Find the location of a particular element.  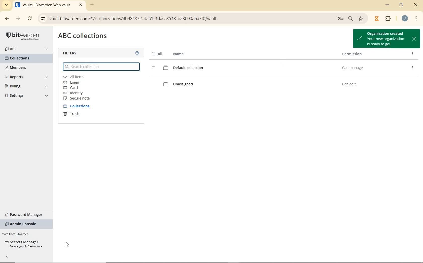

CLOSE is located at coordinates (412, 38).